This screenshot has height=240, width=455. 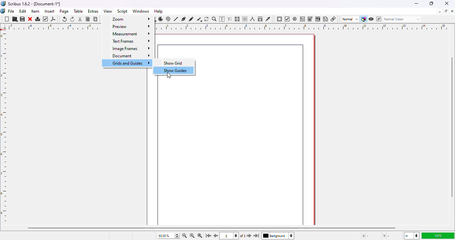 What do you see at coordinates (379, 19) in the screenshot?
I see `edit in preview mode` at bounding box center [379, 19].